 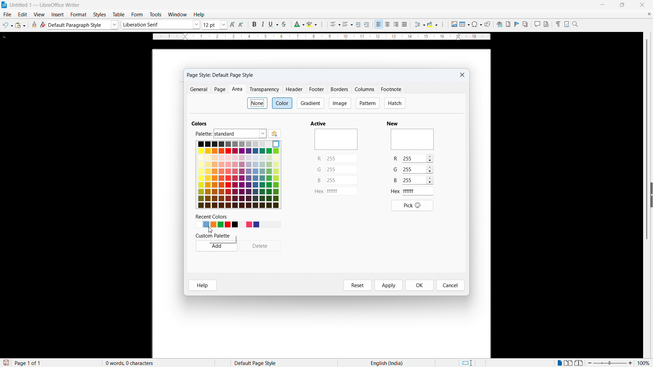 What do you see at coordinates (320, 158) in the screenshot?
I see `R` at bounding box center [320, 158].